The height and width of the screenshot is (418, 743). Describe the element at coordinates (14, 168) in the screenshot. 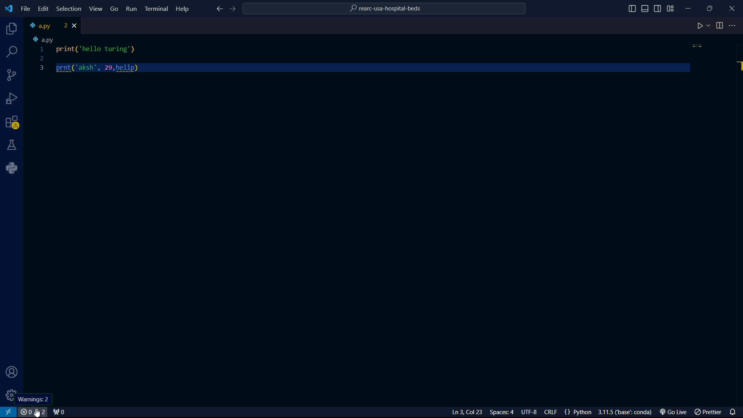

I see `python` at that location.